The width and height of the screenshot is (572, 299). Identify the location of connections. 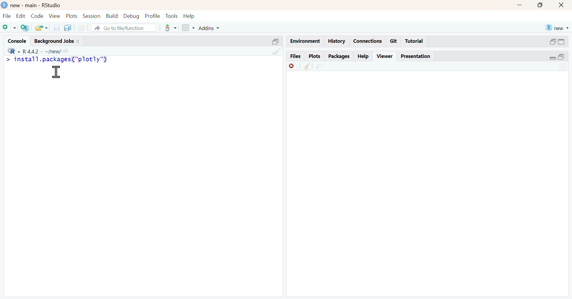
(367, 41).